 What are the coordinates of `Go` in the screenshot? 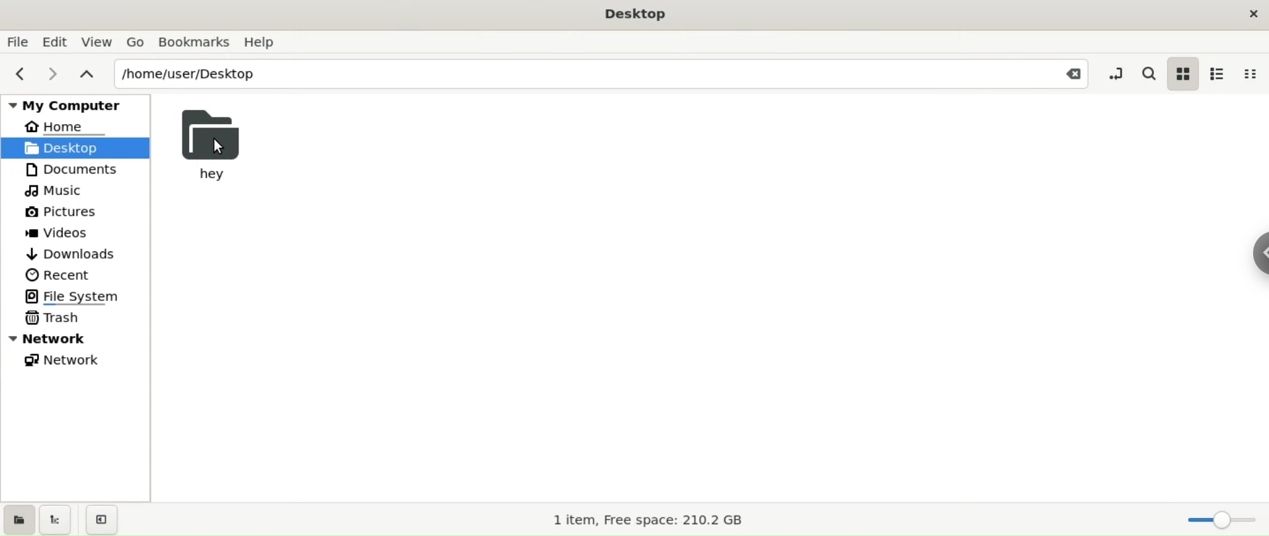 It's located at (135, 42).